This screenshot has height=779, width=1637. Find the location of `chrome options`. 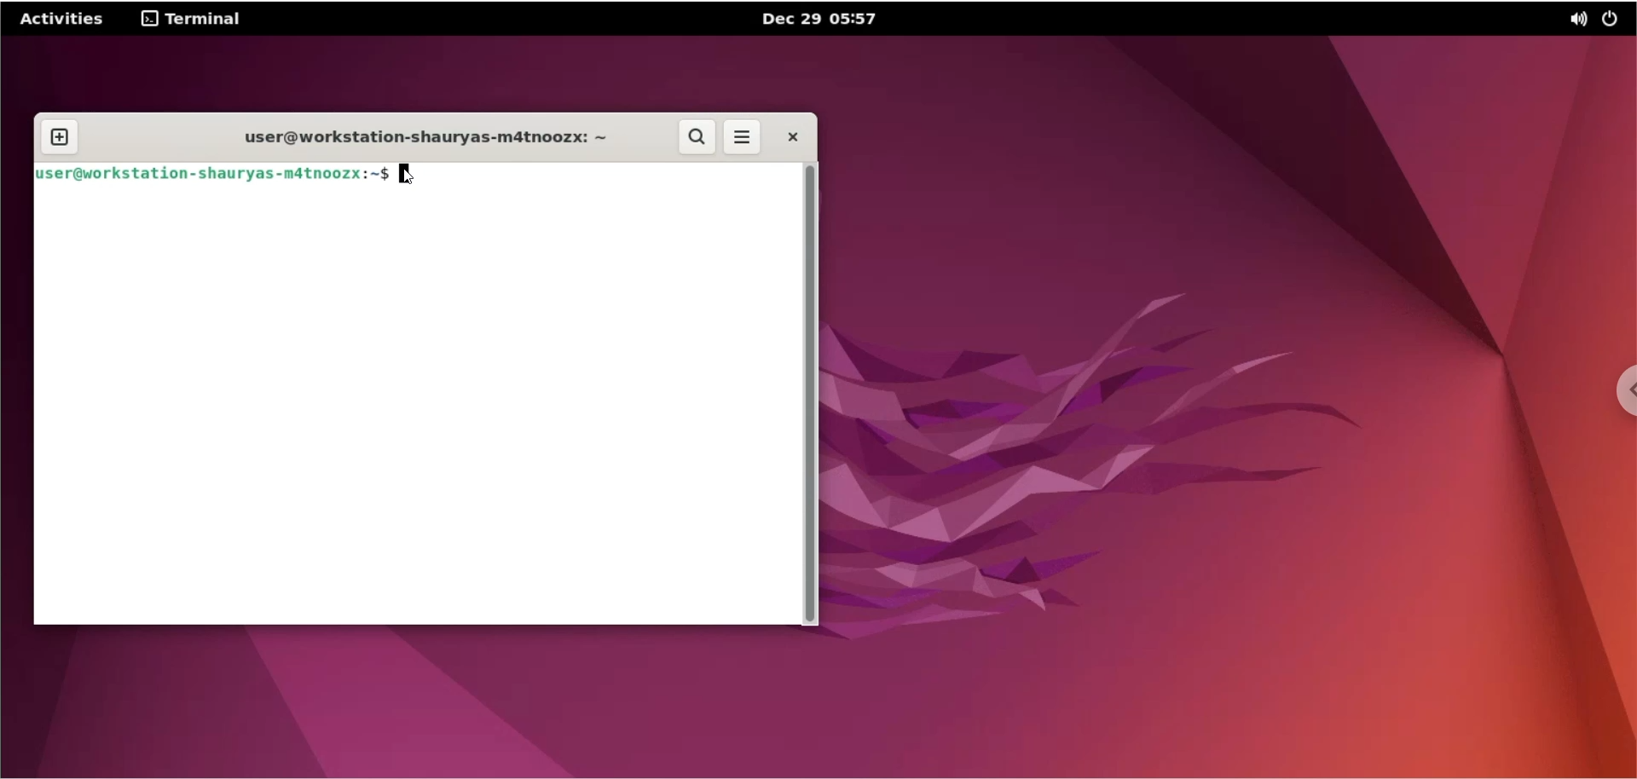

chrome options is located at coordinates (1621, 389).